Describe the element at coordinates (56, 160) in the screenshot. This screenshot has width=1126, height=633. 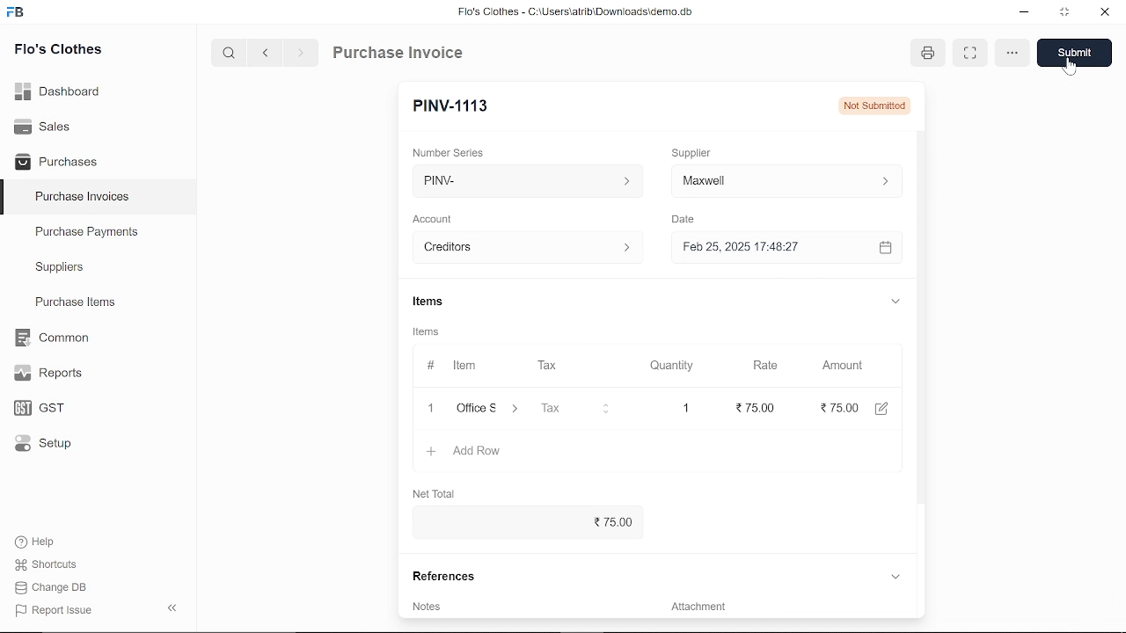
I see `Purchases` at that location.